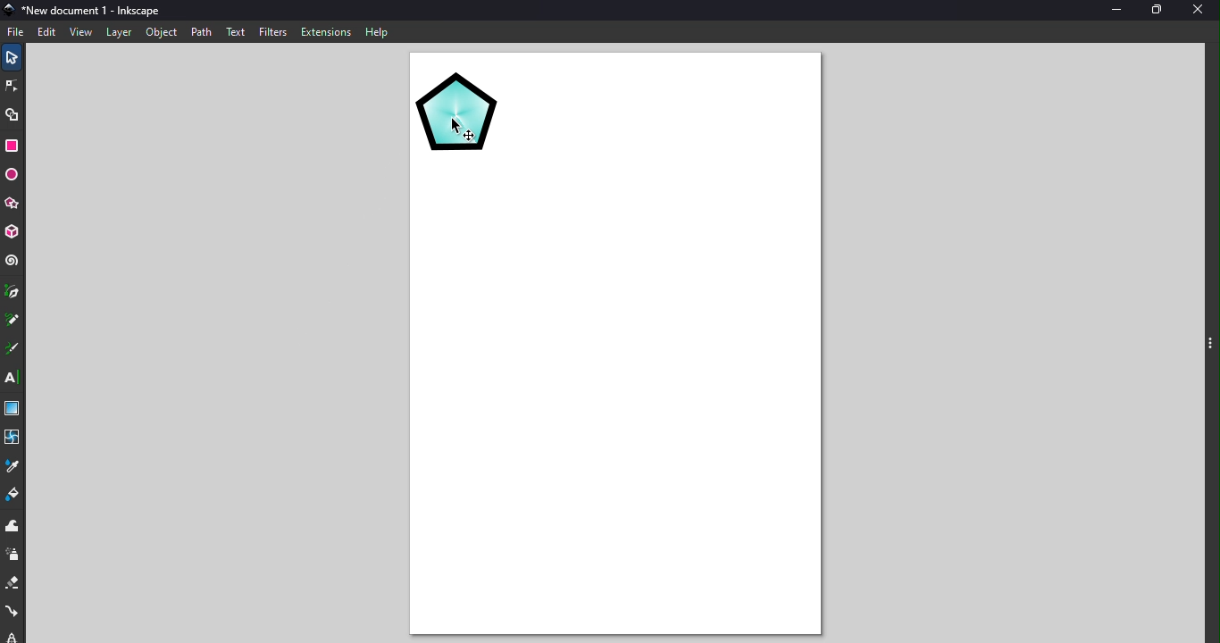 This screenshot has height=643, width=1220. I want to click on Text, so click(237, 30).